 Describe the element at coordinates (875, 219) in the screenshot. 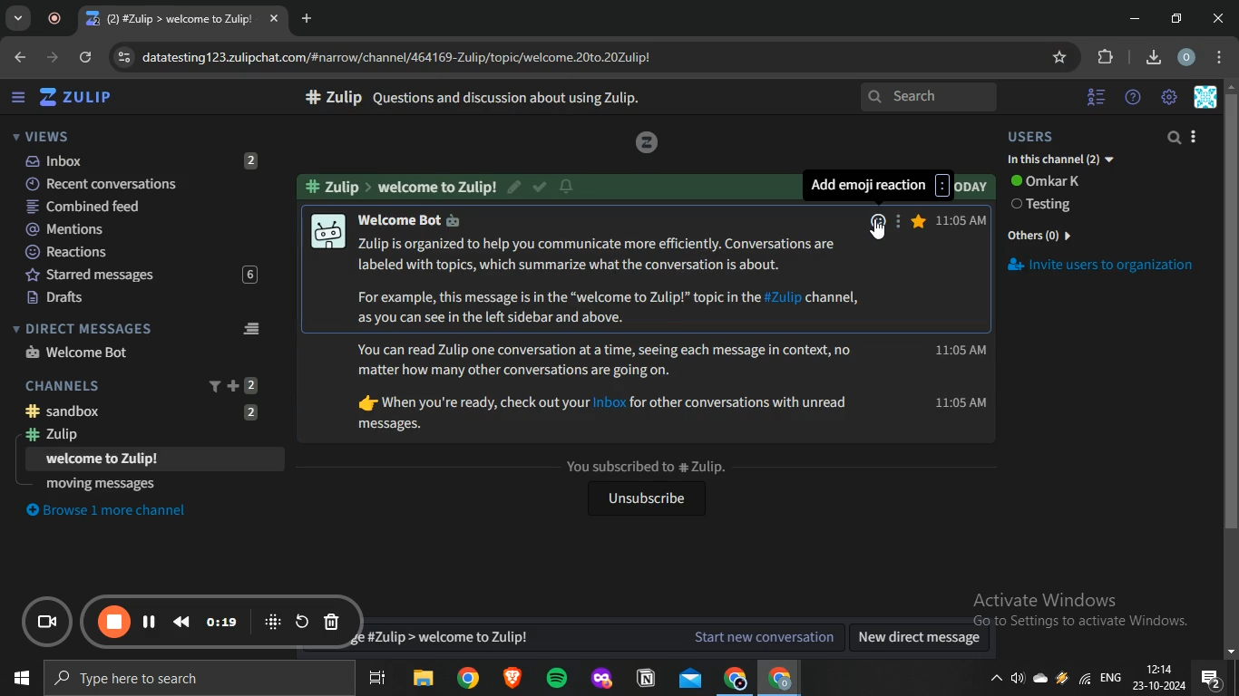

I see `add emoji reaction` at that location.